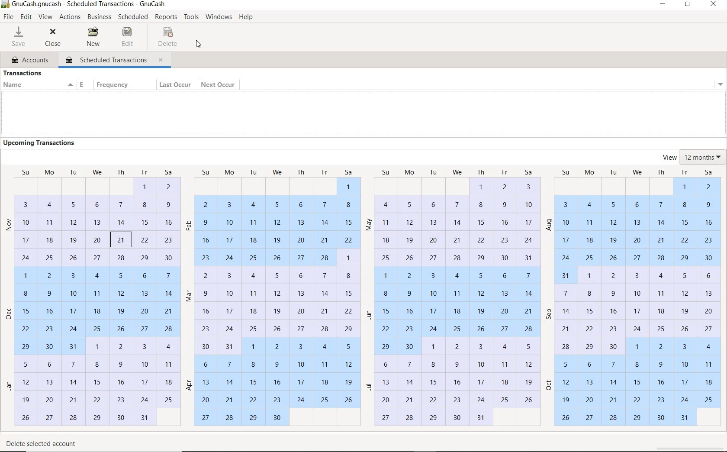 This screenshot has width=727, height=452. What do you see at coordinates (192, 17) in the screenshot?
I see `TOOLS` at bounding box center [192, 17].